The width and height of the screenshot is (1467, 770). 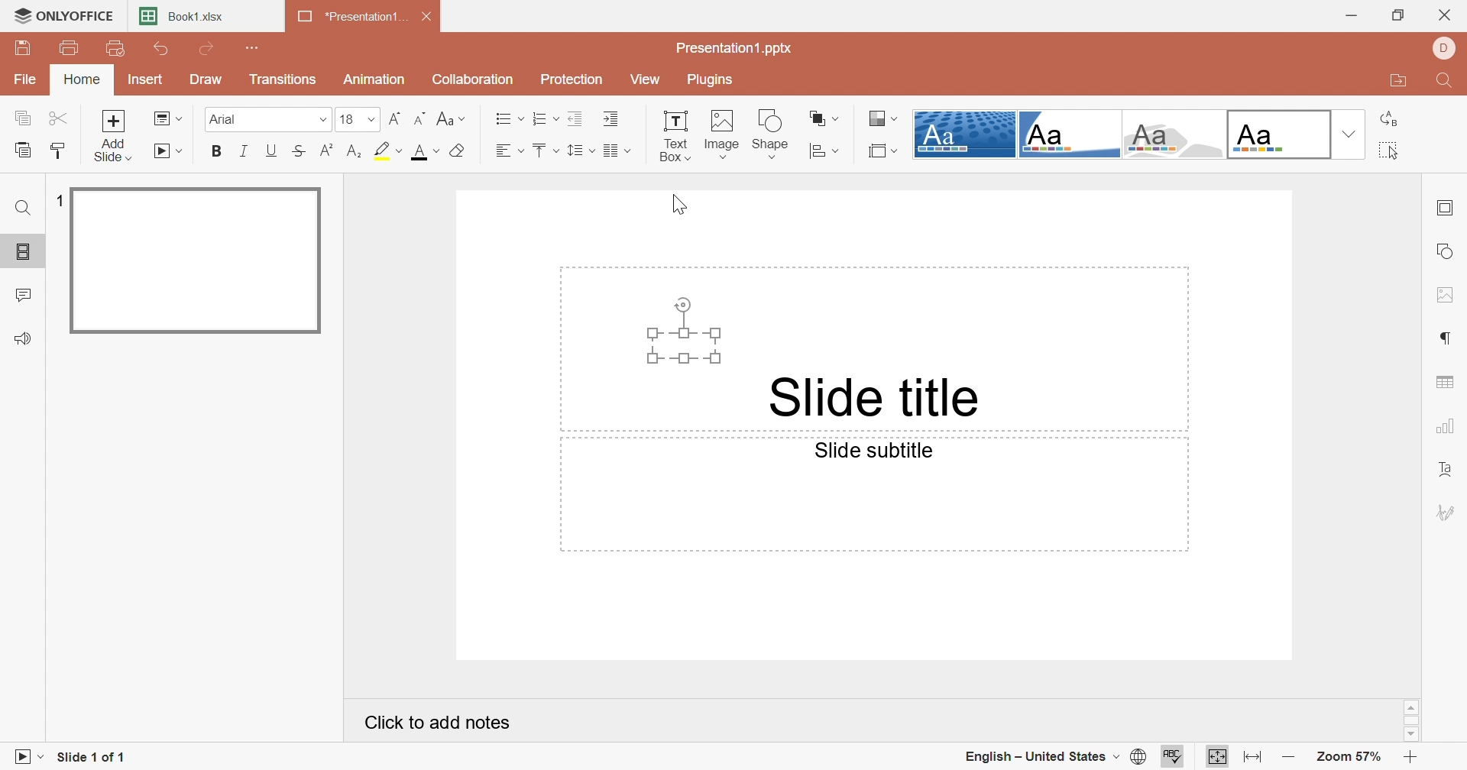 I want to click on View, so click(x=642, y=76).